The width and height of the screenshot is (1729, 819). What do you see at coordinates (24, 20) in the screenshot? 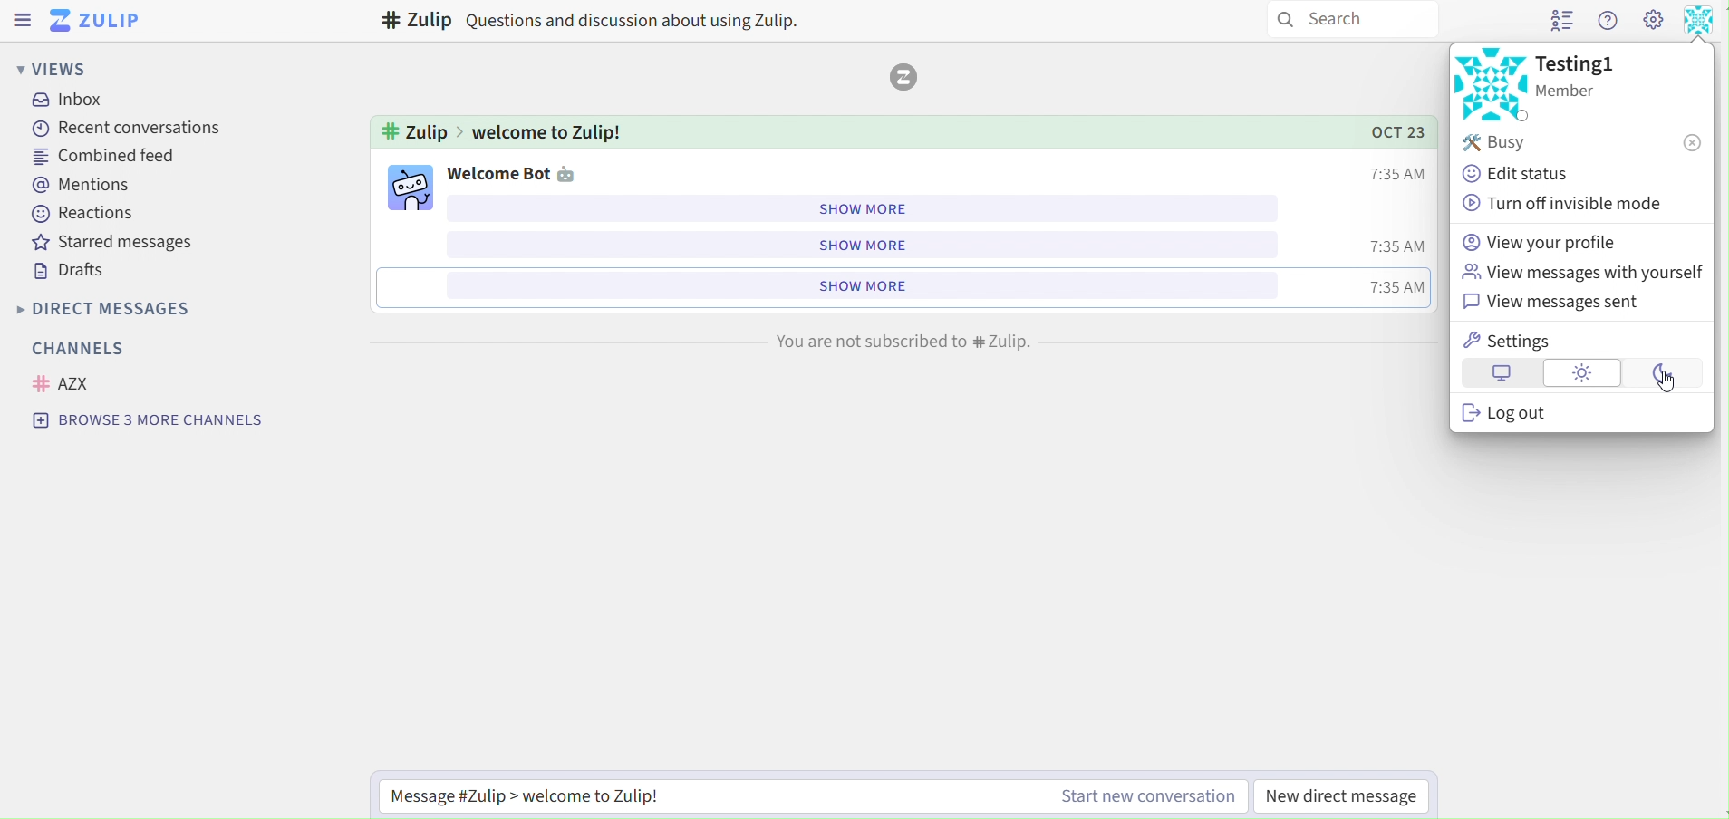
I see `sidebar` at bounding box center [24, 20].